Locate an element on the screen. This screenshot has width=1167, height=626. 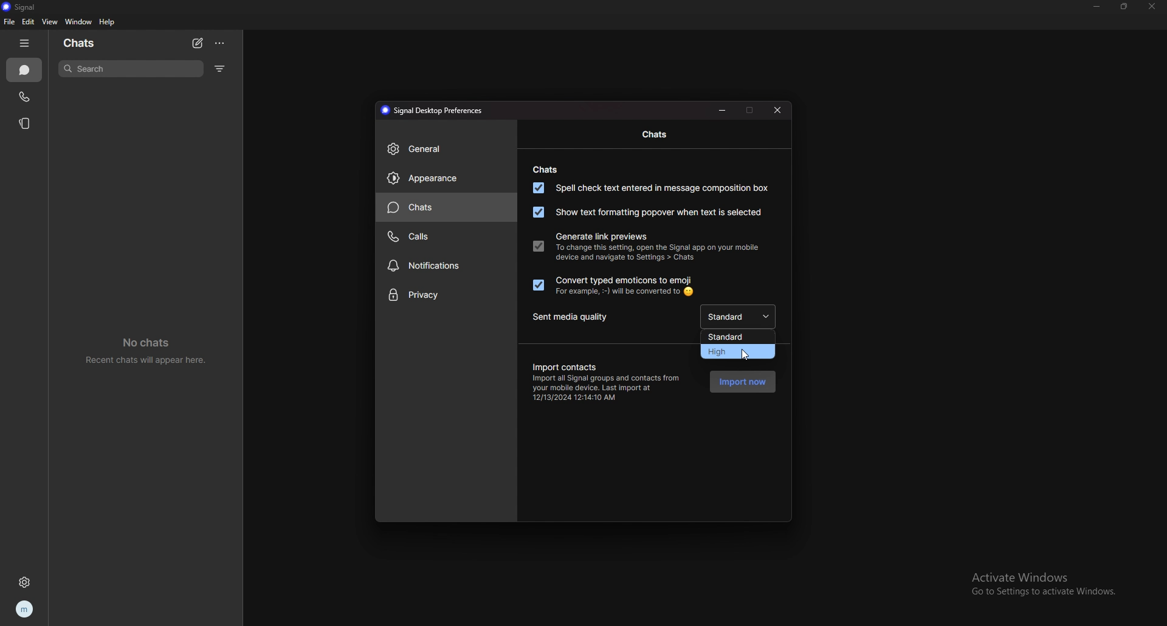
stories is located at coordinates (27, 124).